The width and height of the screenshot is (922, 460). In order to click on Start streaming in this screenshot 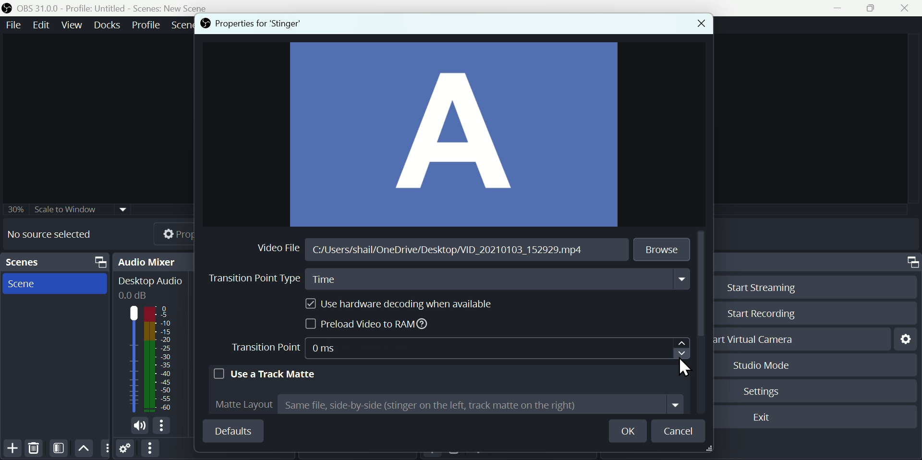, I will do `click(757, 286)`.